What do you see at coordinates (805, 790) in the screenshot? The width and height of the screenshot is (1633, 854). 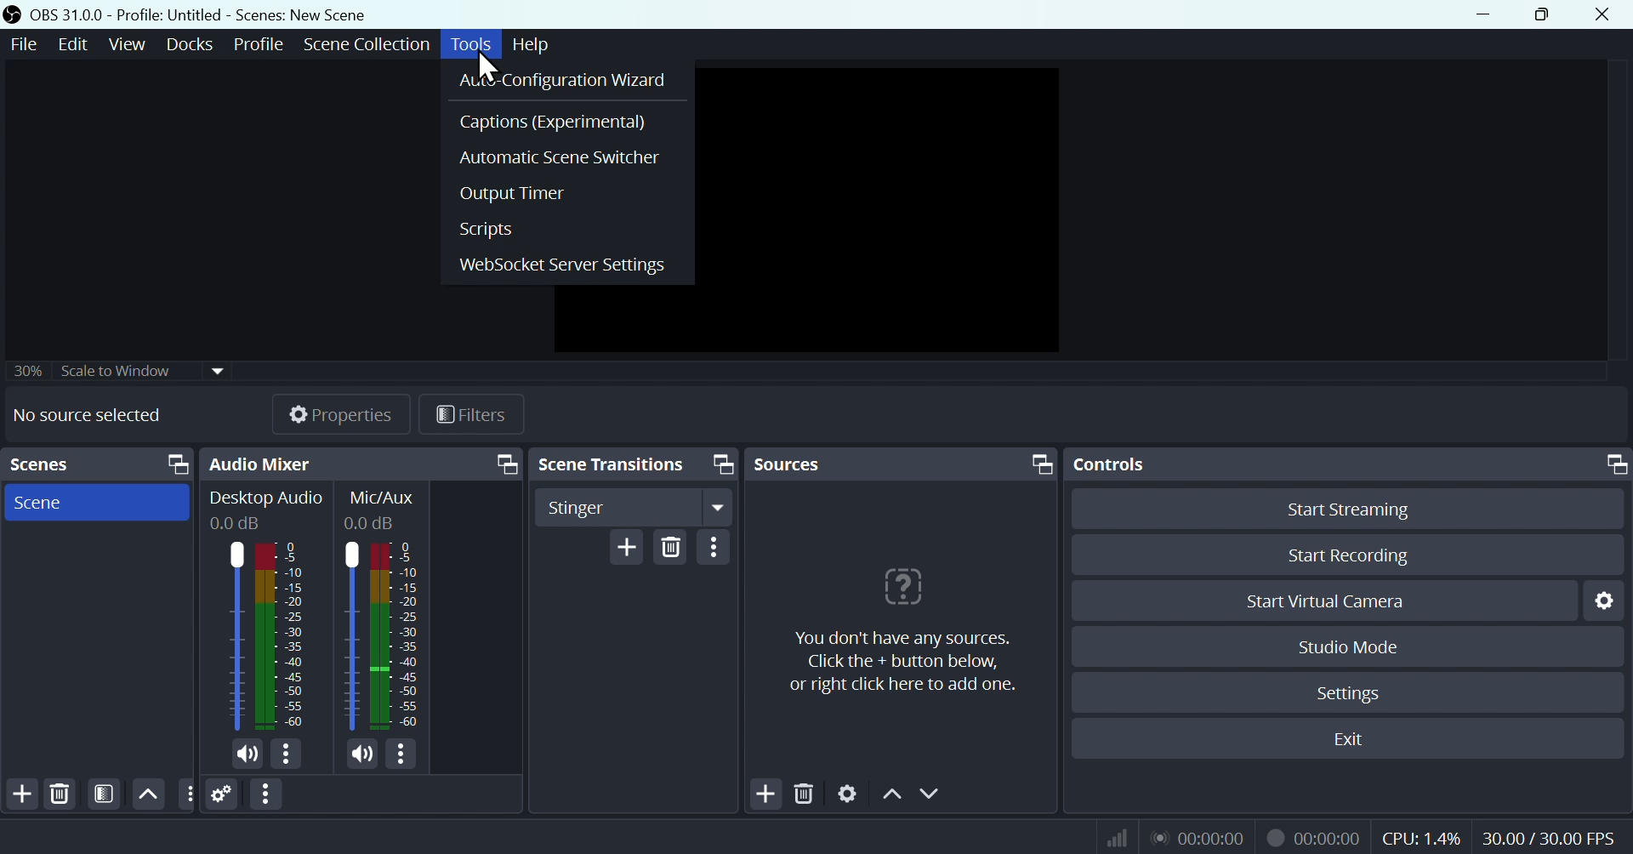 I see `Delete` at bounding box center [805, 790].